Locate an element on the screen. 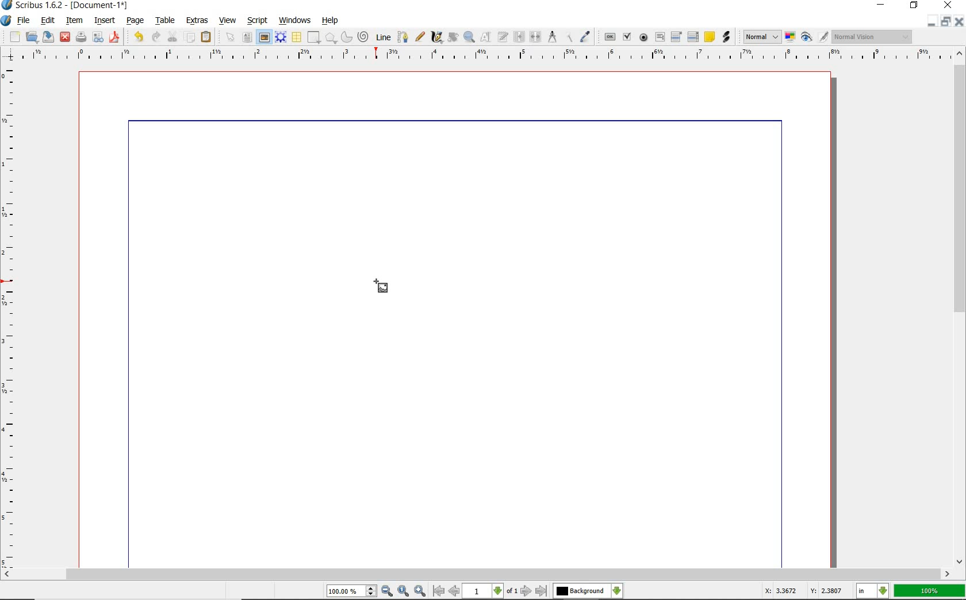 The image size is (966, 600). new is located at coordinates (13, 36).